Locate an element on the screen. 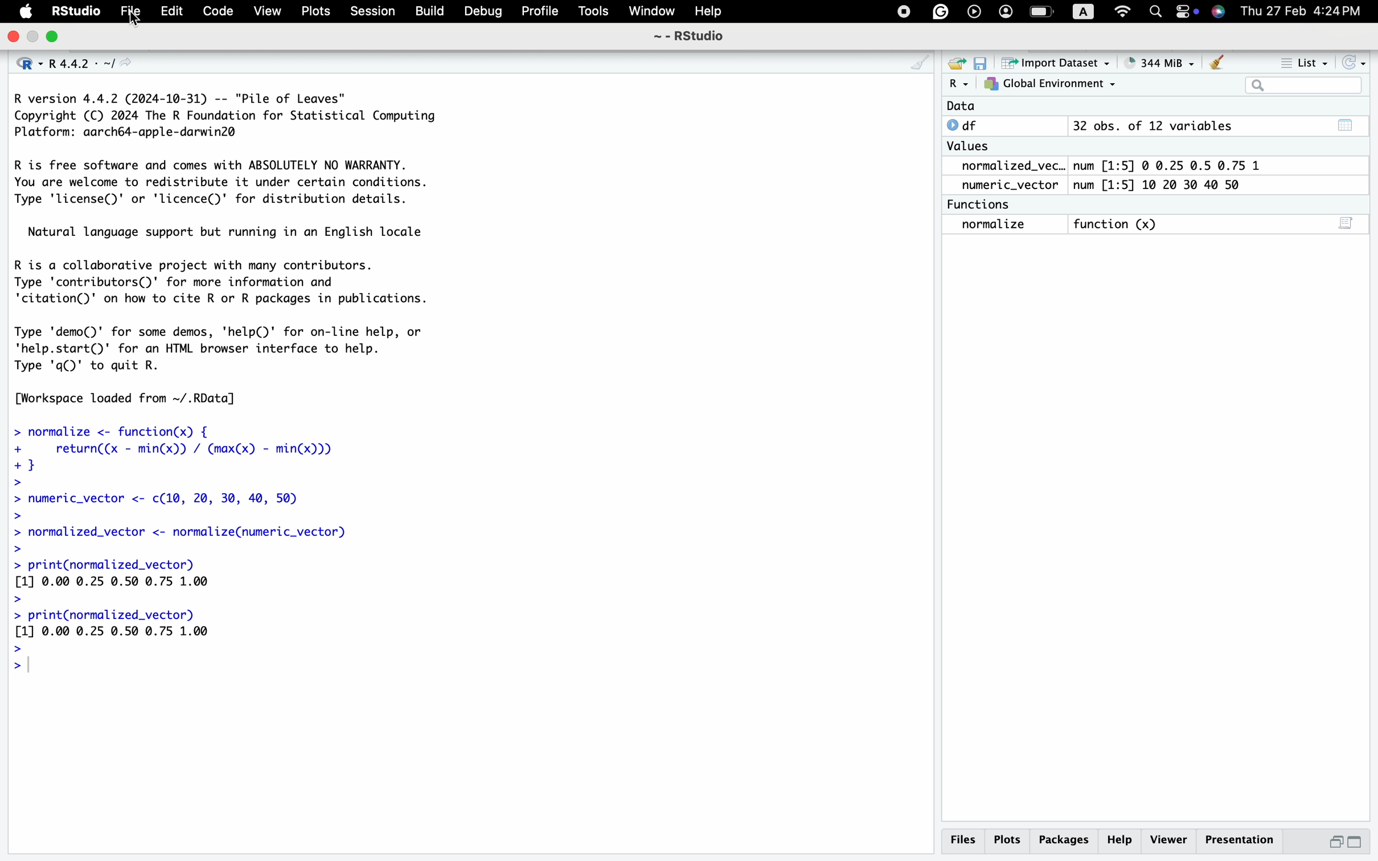 This screenshot has width=1378, height=861. Import Dataset is located at coordinates (1052, 63).